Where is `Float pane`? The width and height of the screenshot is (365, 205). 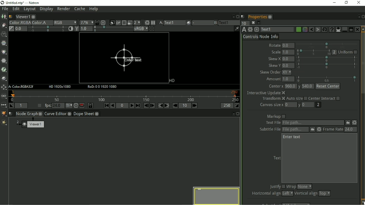 Float pane is located at coordinates (358, 17).